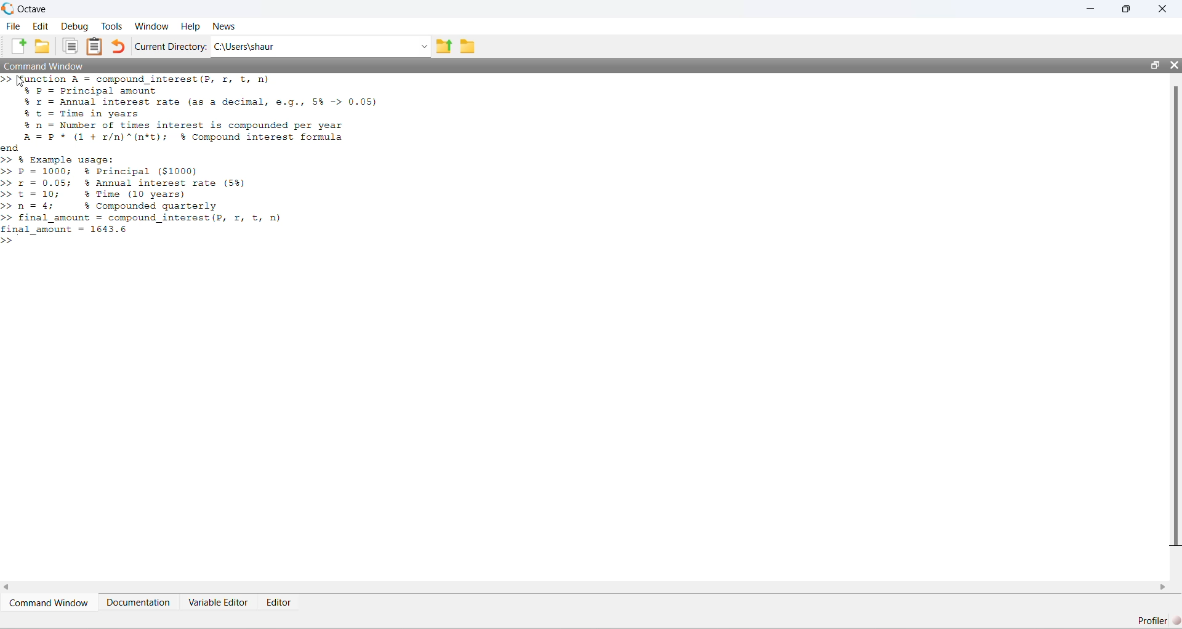 The width and height of the screenshot is (1182, 629). What do you see at coordinates (151, 26) in the screenshot?
I see `Window` at bounding box center [151, 26].